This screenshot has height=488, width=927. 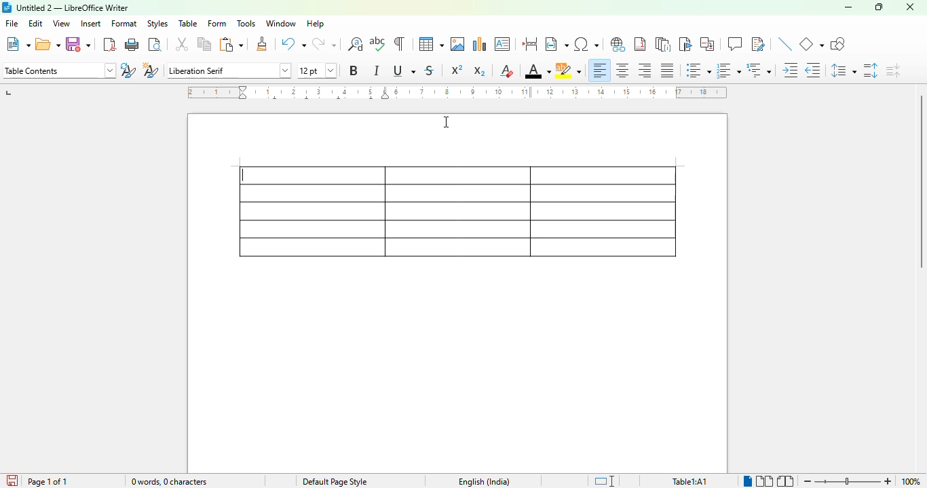 I want to click on vertical scroll bar, so click(x=919, y=182).